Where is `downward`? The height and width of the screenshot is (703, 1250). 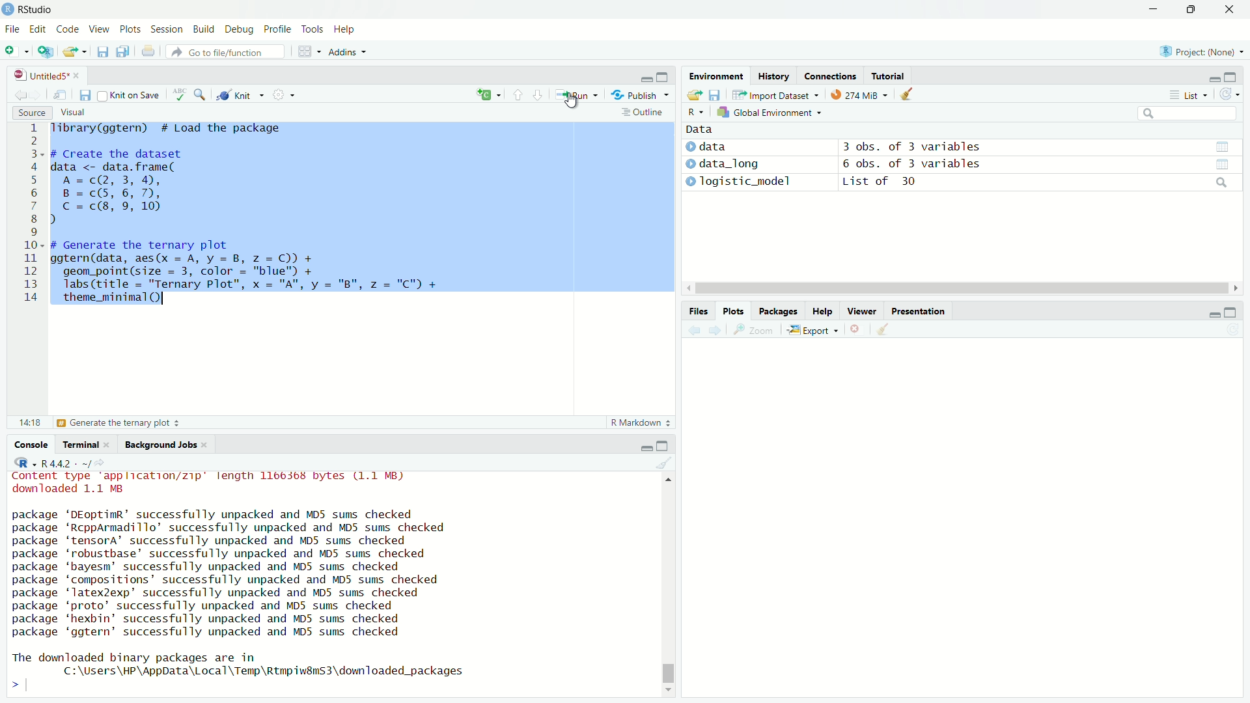 downward is located at coordinates (540, 96).